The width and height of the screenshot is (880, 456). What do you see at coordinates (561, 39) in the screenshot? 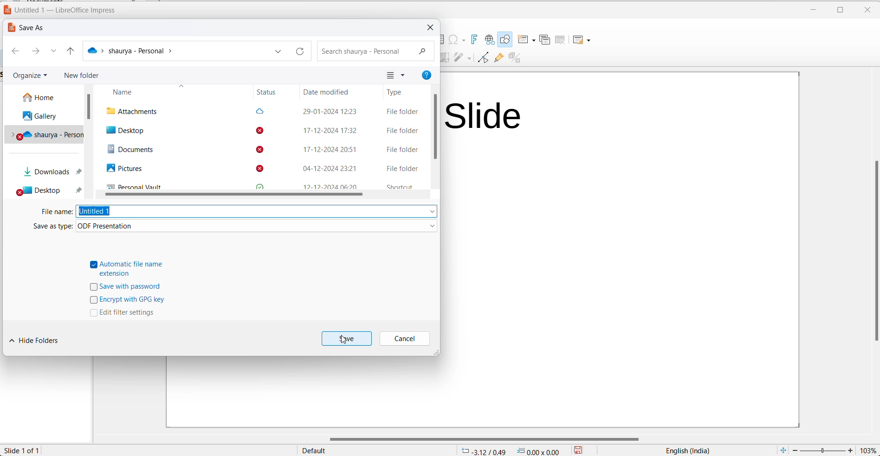
I see `delete slide` at bounding box center [561, 39].